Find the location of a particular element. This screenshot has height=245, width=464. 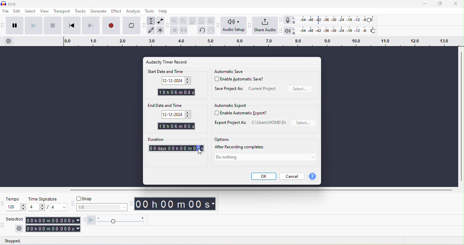

audacity time record is located at coordinates (171, 62).